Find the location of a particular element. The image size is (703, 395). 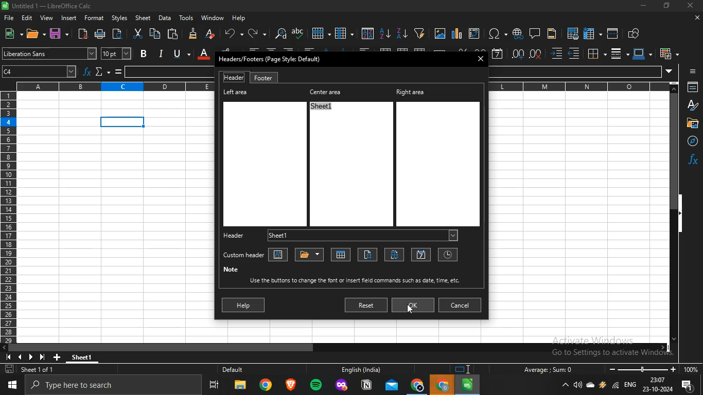

Average: : Sum: 0 is located at coordinates (544, 369).